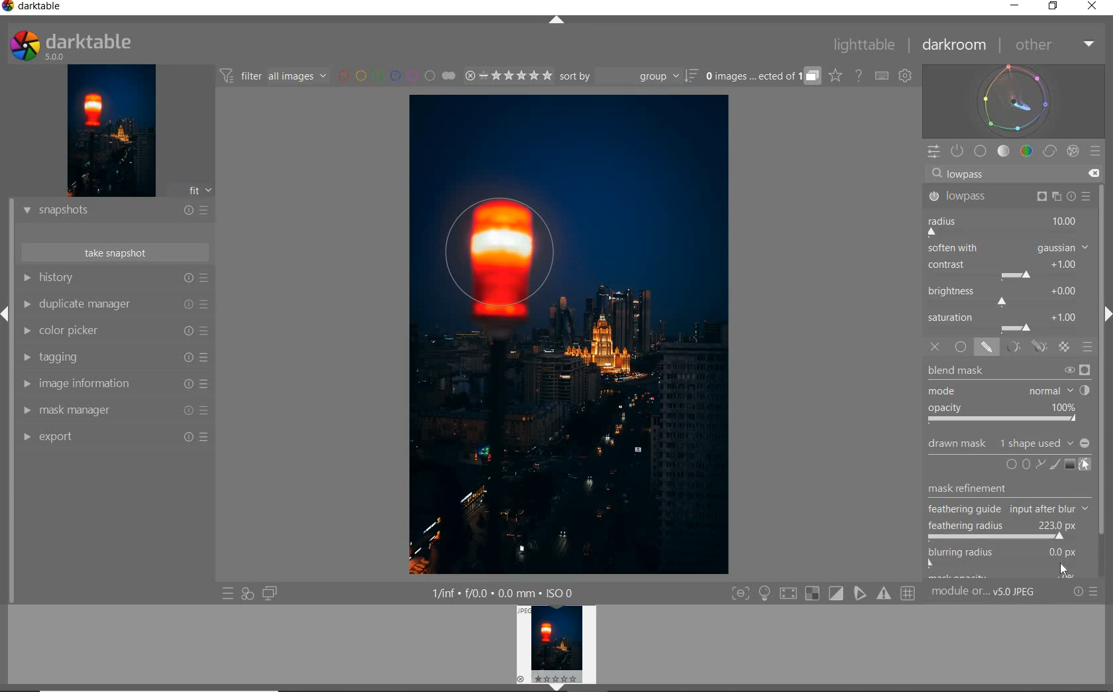 This screenshot has height=692, width=1113. I want to click on ADD BRUSH, so click(1053, 464).